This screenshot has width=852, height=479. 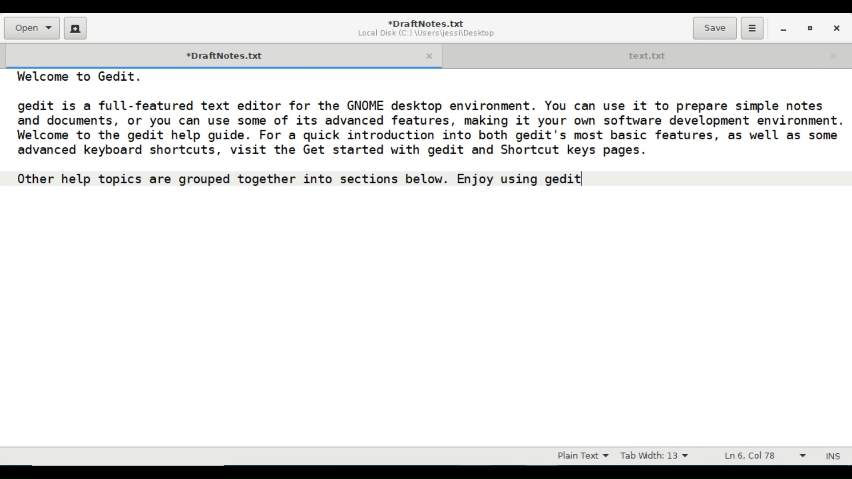 What do you see at coordinates (218, 55) in the screenshot?
I see `Current Tab` at bounding box center [218, 55].